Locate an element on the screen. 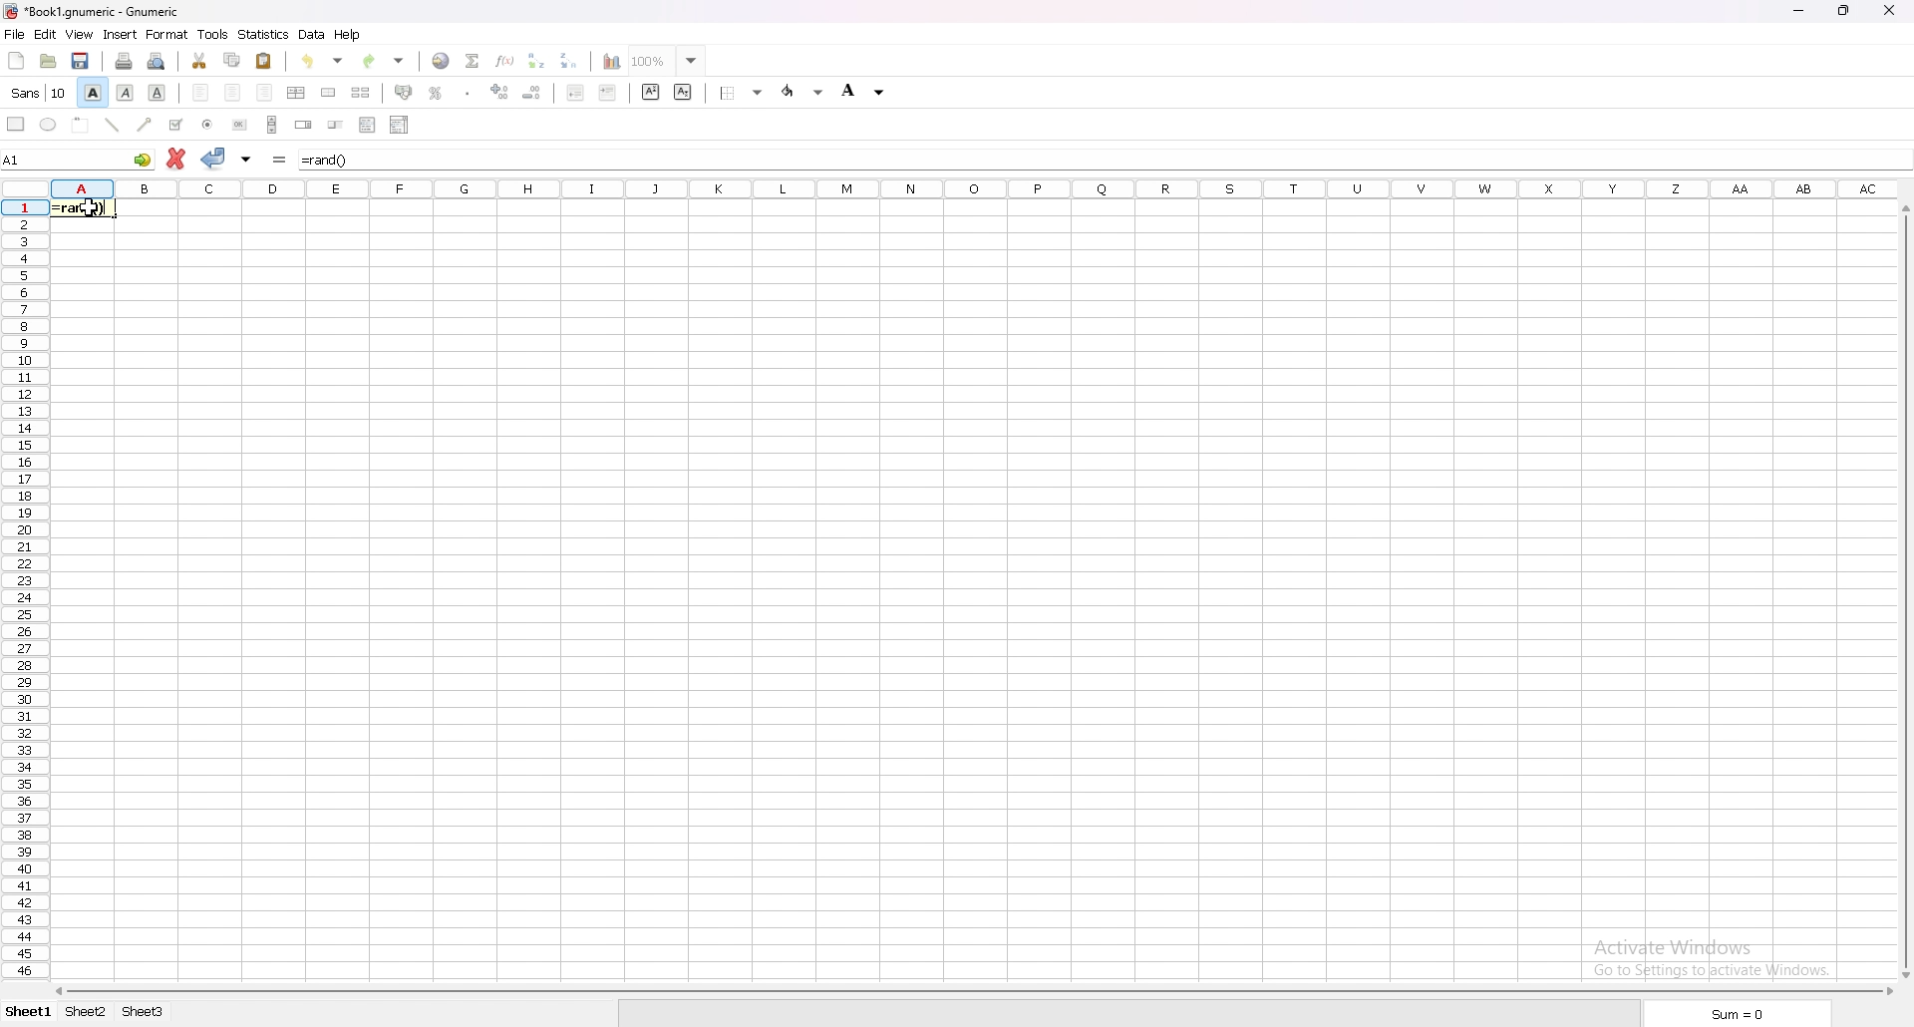 Image resolution: width=1914 pixels, height=1027 pixels. split merged cells is located at coordinates (361, 93).